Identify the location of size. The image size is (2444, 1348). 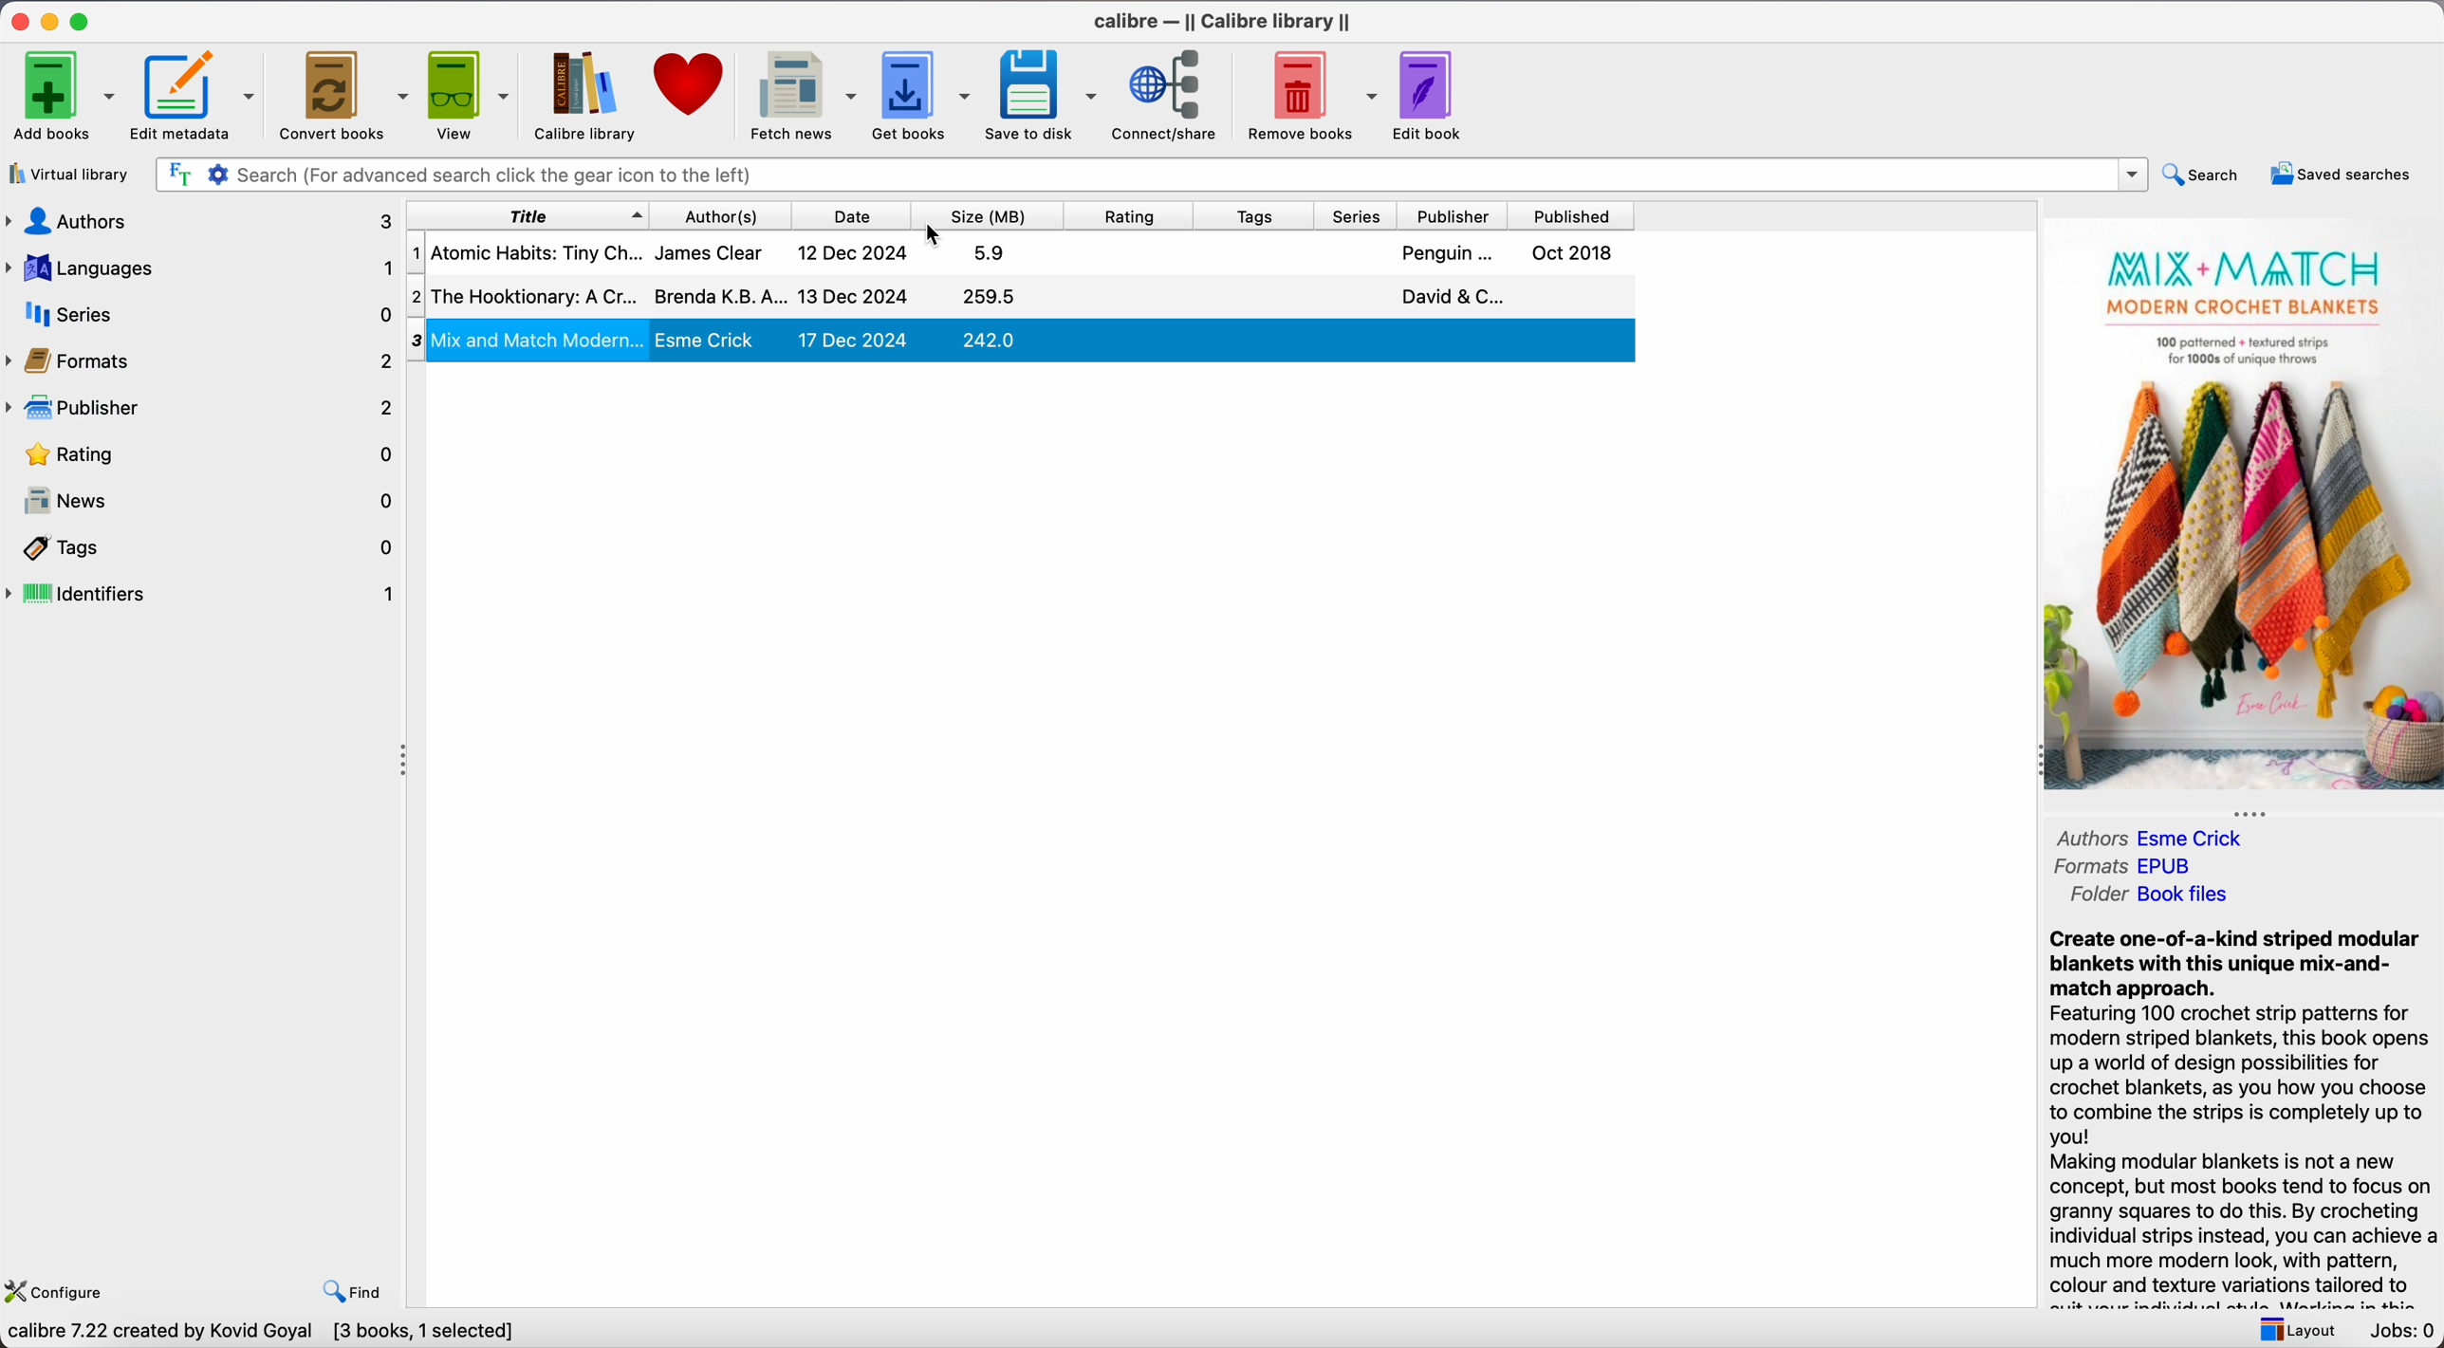
(995, 215).